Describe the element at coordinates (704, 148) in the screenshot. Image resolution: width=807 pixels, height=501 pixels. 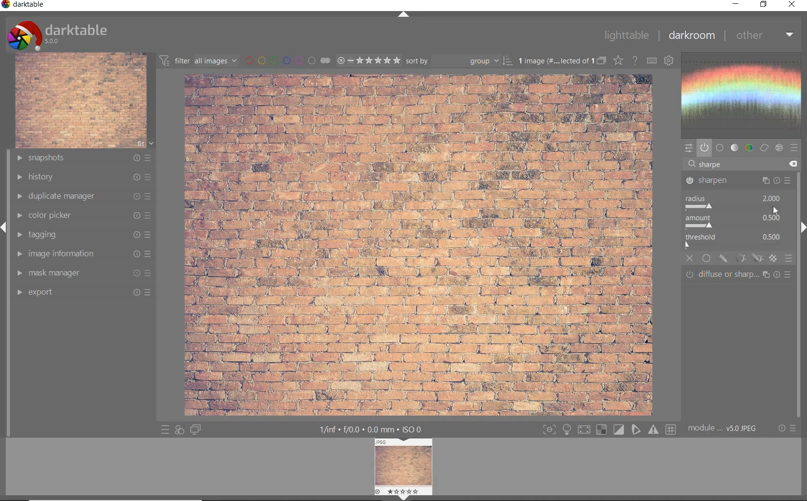
I see `show only active module` at that location.